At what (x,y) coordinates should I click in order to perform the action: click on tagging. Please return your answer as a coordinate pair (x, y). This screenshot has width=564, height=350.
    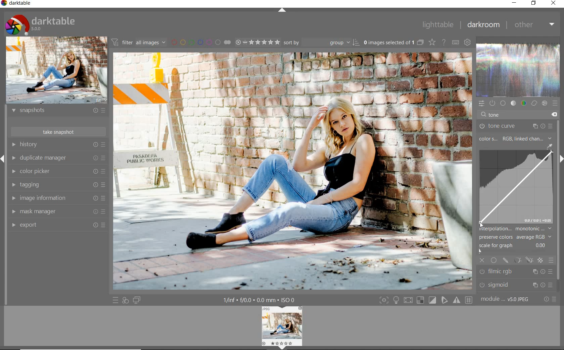
    Looking at the image, I should click on (58, 184).